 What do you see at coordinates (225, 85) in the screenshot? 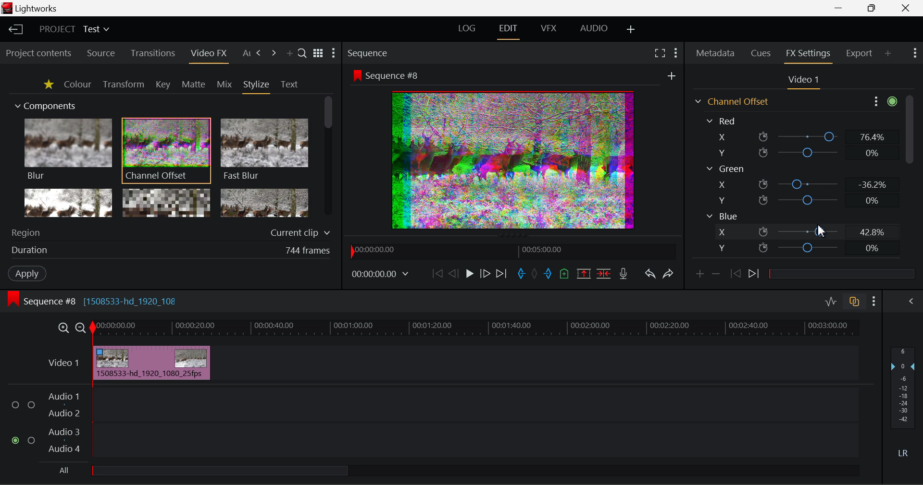
I see `Mix` at bounding box center [225, 85].